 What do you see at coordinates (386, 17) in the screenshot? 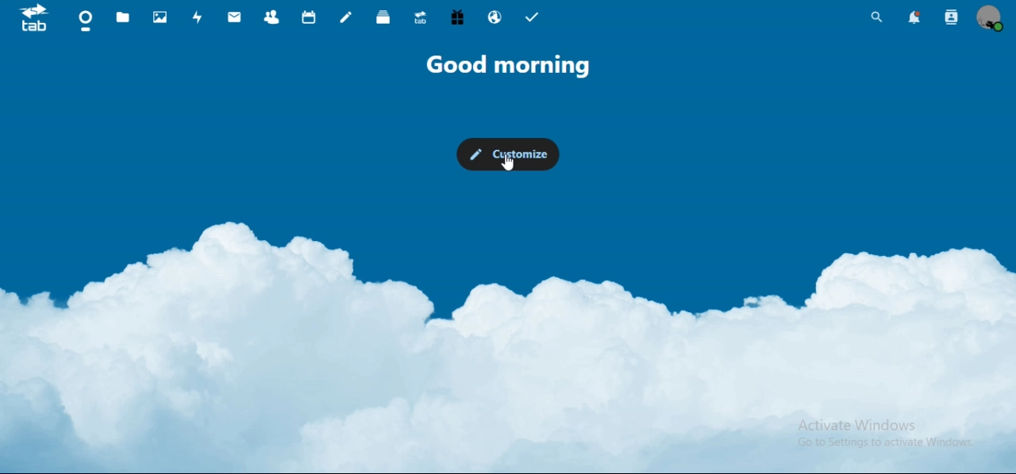
I see `deck` at bounding box center [386, 17].